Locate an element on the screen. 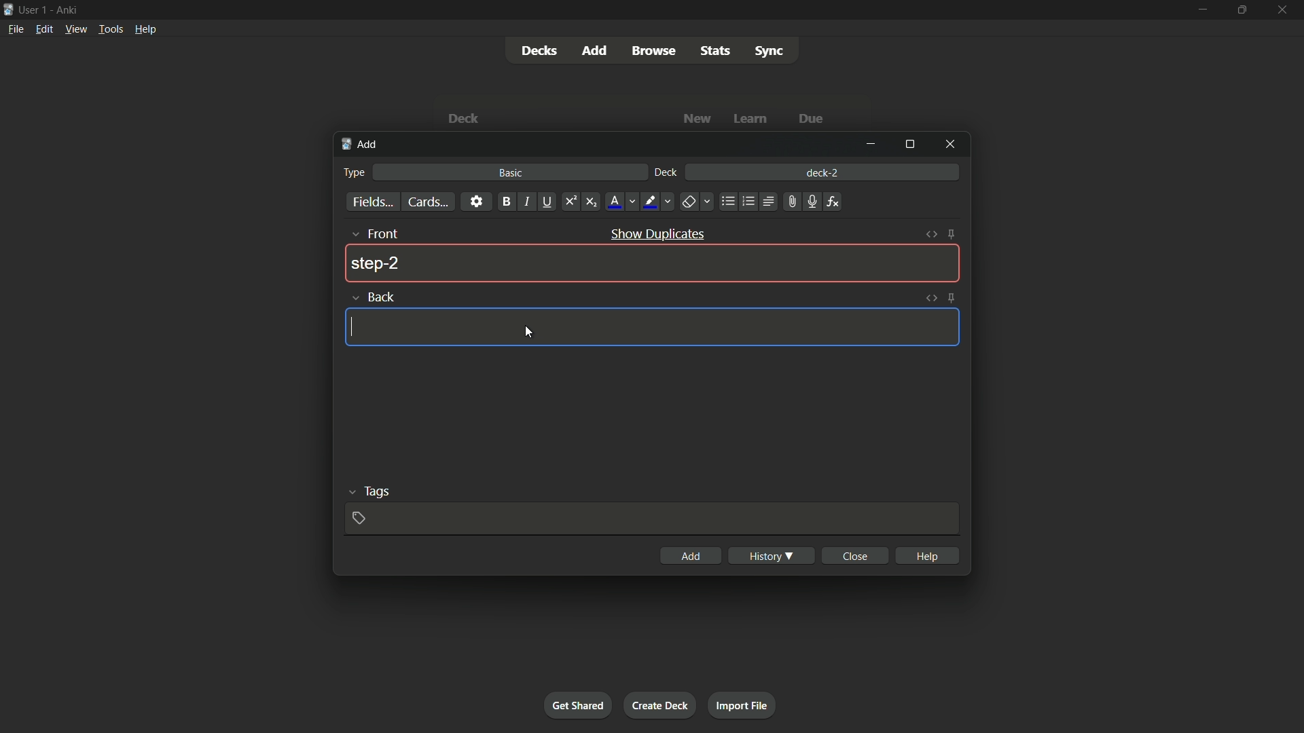 The height and width of the screenshot is (733, 1304). close is located at coordinates (854, 556).